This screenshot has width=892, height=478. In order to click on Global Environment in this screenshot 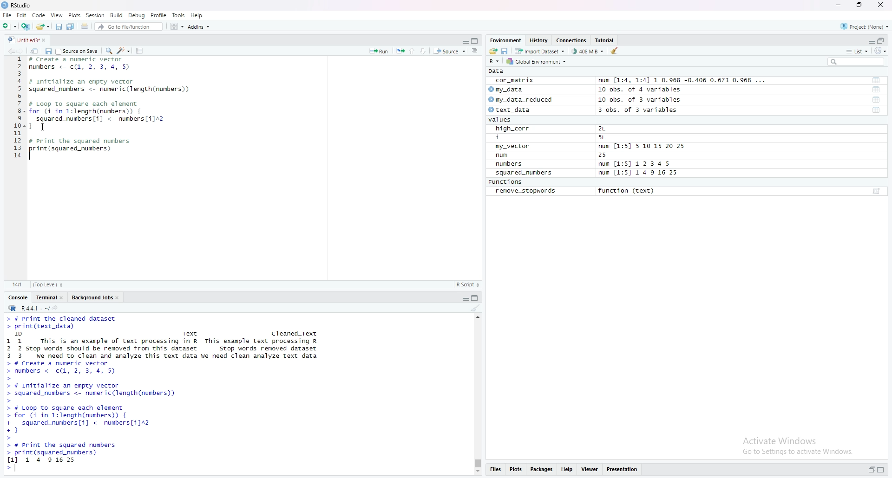, I will do `click(537, 61)`.